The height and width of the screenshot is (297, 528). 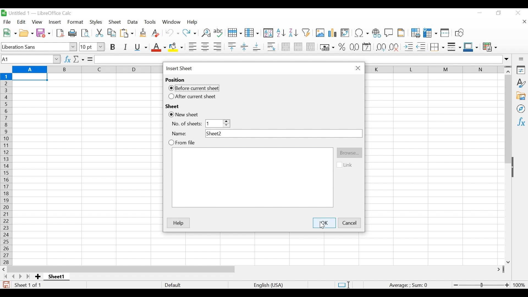 I want to click on language, so click(x=269, y=285).